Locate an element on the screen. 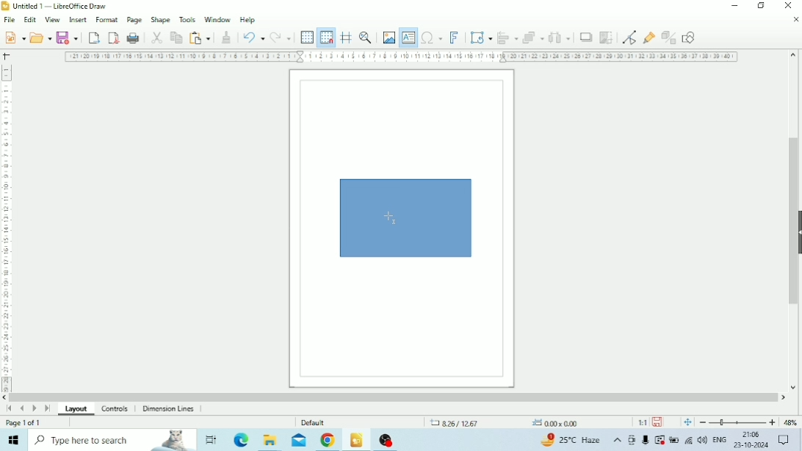 This screenshot has width=802, height=451. File Explorer is located at coordinates (270, 441).